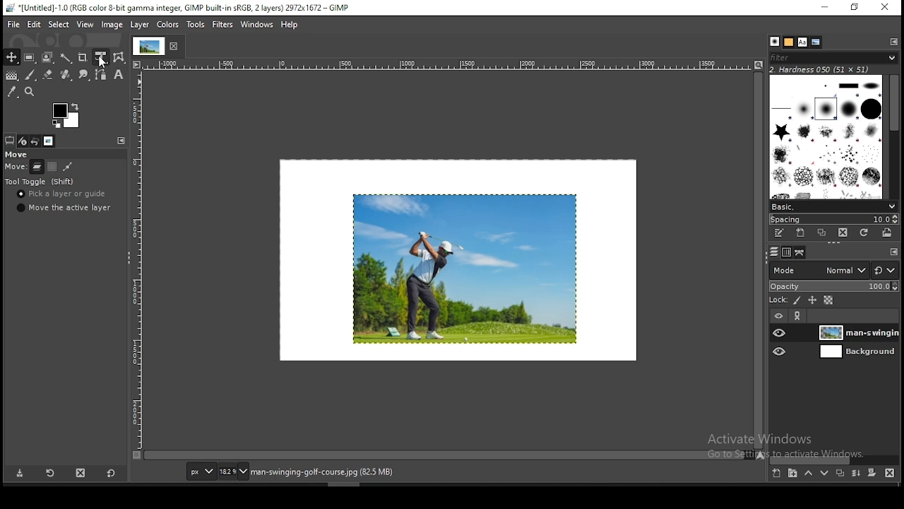 This screenshot has width=904, height=509. Describe the element at coordinates (807, 473) in the screenshot. I see `move layer on step up` at that location.